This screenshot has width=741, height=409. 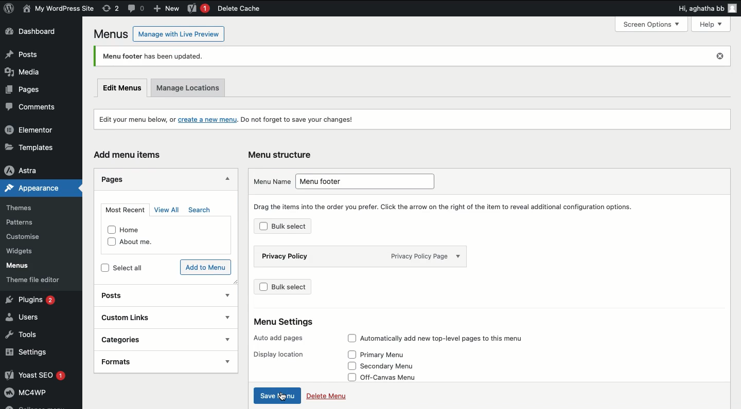 I want to click on Screen Options , so click(x=656, y=24).